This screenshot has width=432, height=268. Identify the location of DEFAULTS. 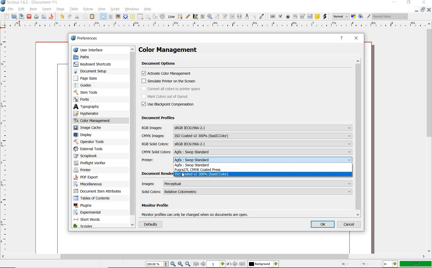
(150, 225).